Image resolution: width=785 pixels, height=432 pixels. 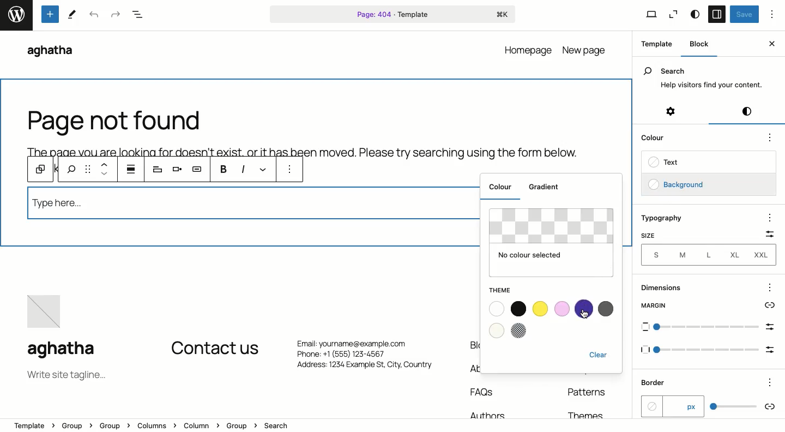 I want to click on Scale, so click(x=766, y=235).